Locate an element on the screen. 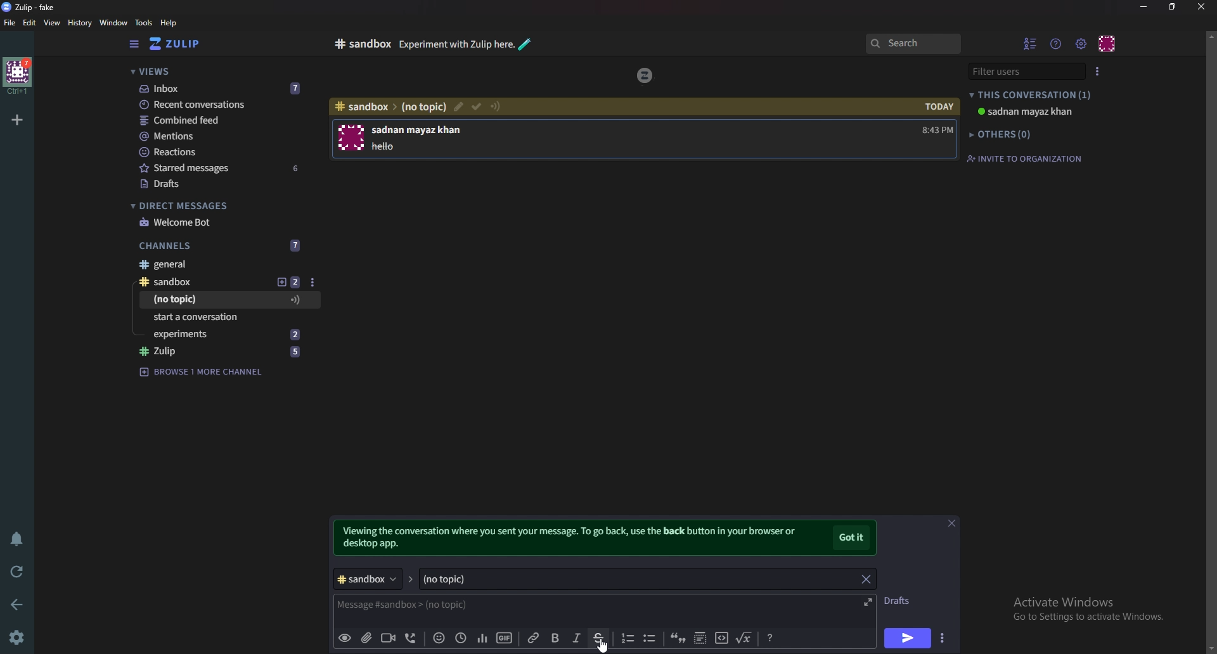 The height and width of the screenshot is (654, 1217). Tools is located at coordinates (144, 22).